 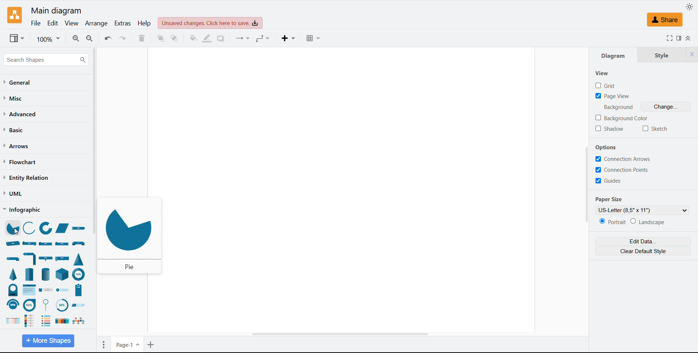 What do you see at coordinates (614, 56) in the screenshot?
I see `Diagram ` at bounding box center [614, 56].